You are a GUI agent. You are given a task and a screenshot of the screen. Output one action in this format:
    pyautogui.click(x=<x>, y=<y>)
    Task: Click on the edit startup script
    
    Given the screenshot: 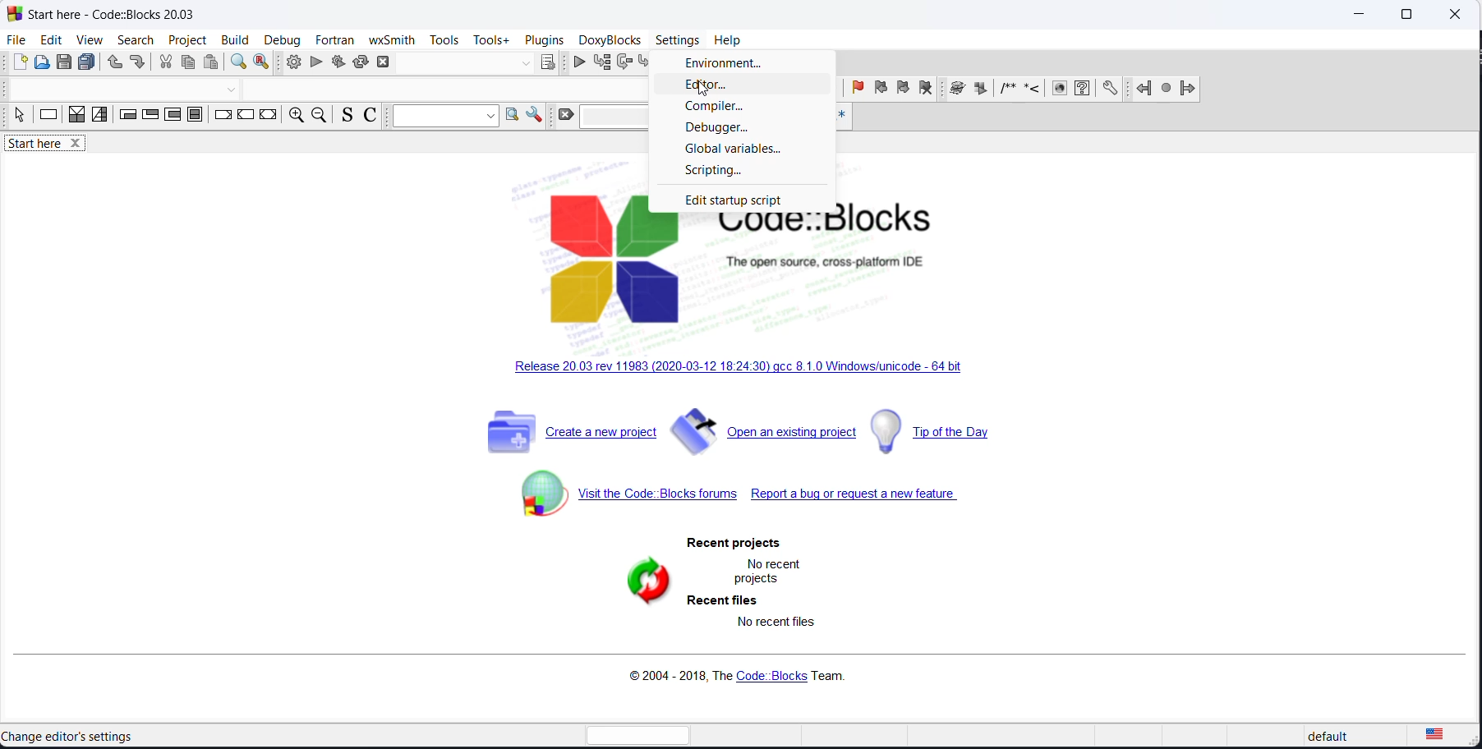 What is the action you would take?
    pyautogui.click(x=740, y=202)
    